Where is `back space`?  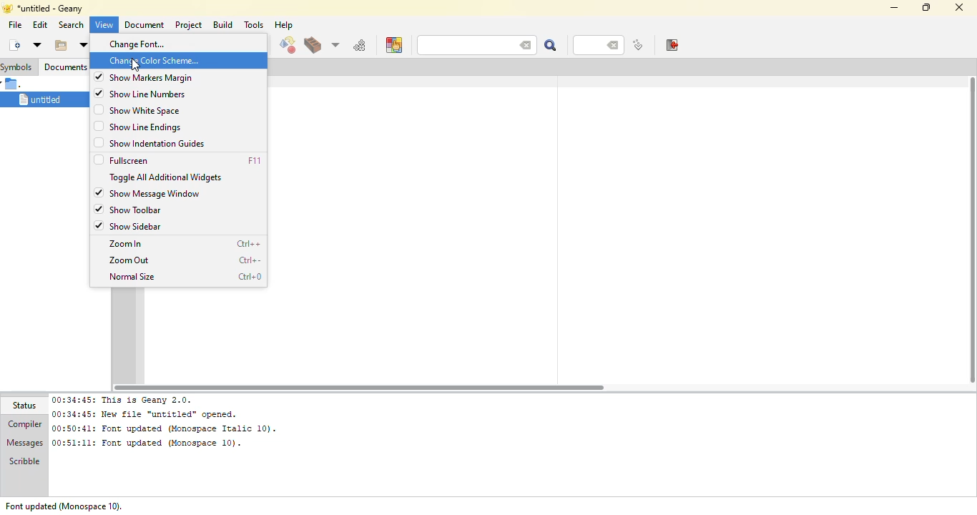
back space is located at coordinates (614, 46).